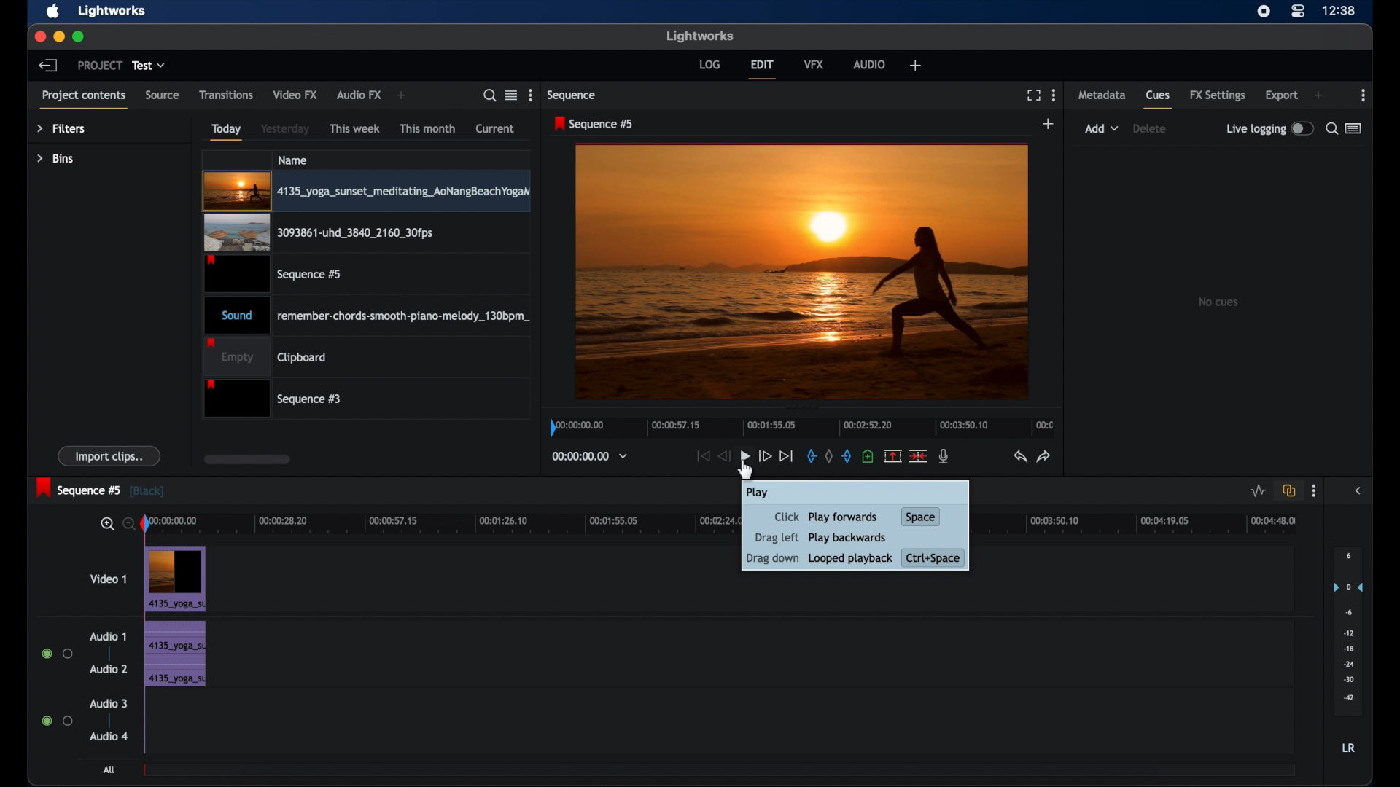  Describe the element at coordinates (1314, 491) in the screenshot. I see `more options` at that location.